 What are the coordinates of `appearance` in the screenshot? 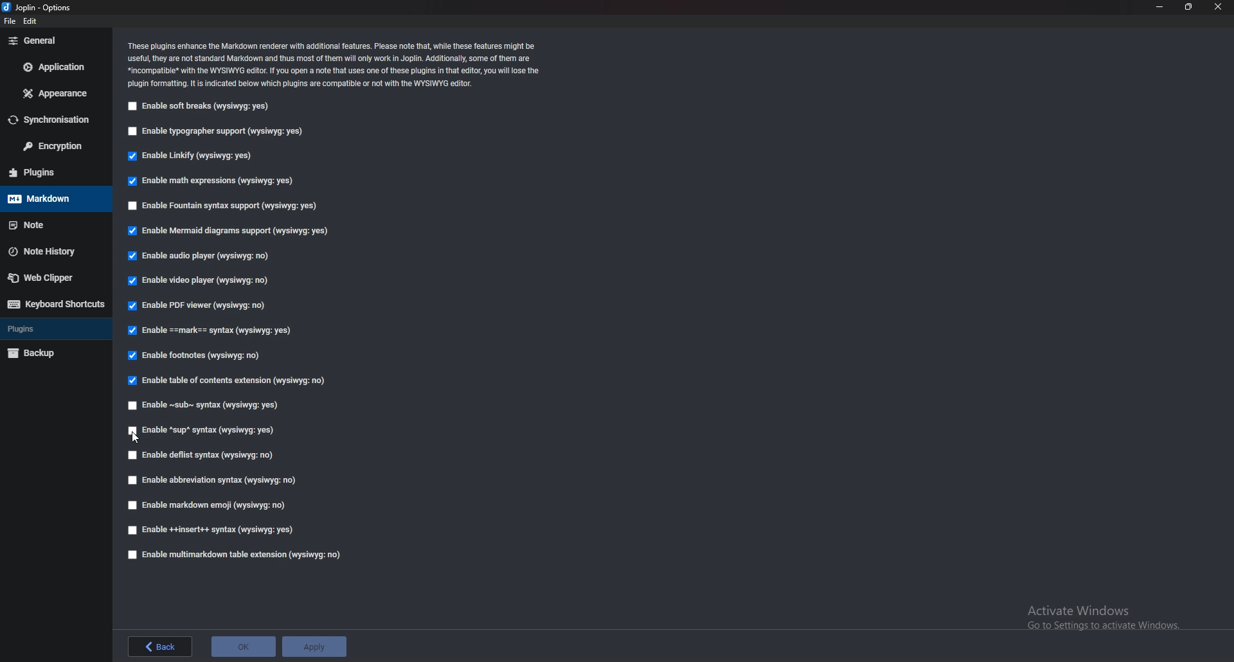 It's located at (52, 93).